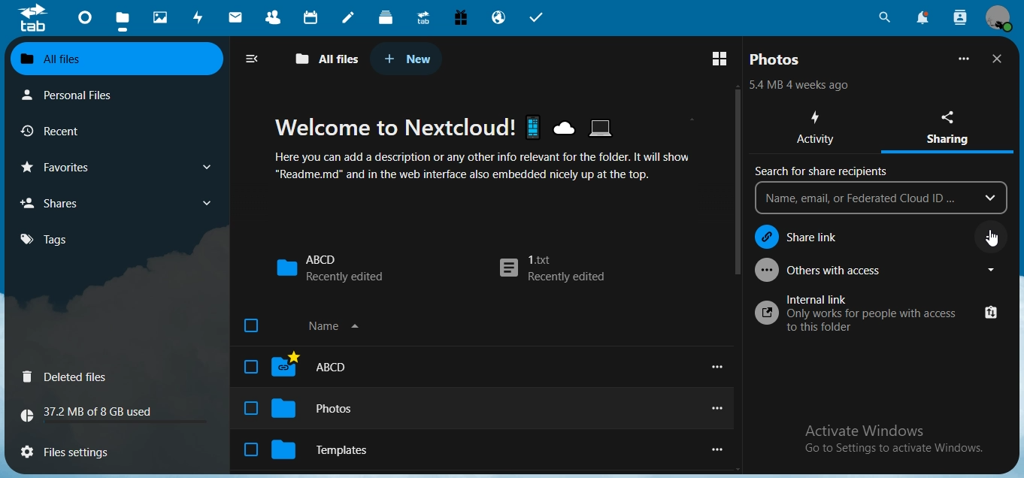 The image size is (1024, 478). What do you see at coordinates (1000, 19) in the screenshot?
I see `view profile` at bounding box center [1000, 19].